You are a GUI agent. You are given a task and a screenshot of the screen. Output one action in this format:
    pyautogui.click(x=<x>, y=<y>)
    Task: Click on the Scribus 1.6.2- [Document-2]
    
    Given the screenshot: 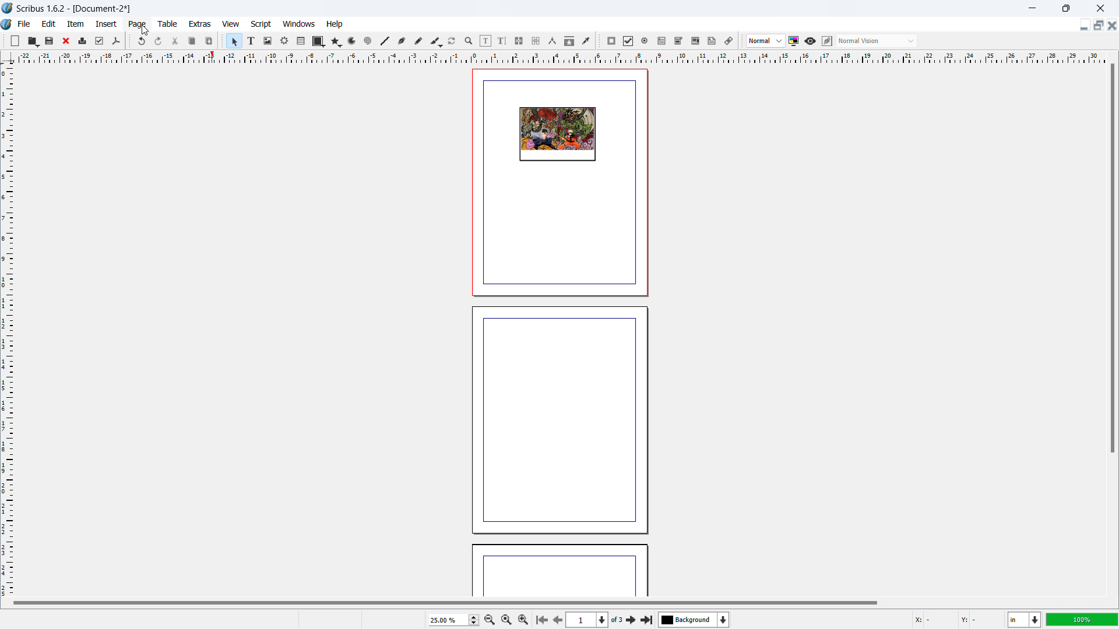 What is the action you would take?
    pyautogui.click(x=75, y=8)
    